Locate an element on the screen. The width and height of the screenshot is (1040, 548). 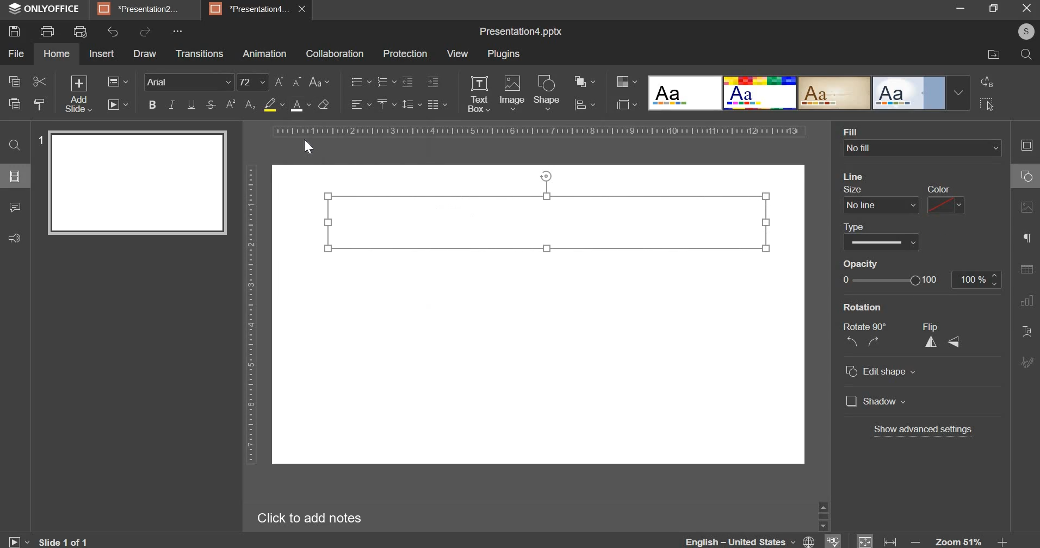
fill color is located at coordinates (274, 104).